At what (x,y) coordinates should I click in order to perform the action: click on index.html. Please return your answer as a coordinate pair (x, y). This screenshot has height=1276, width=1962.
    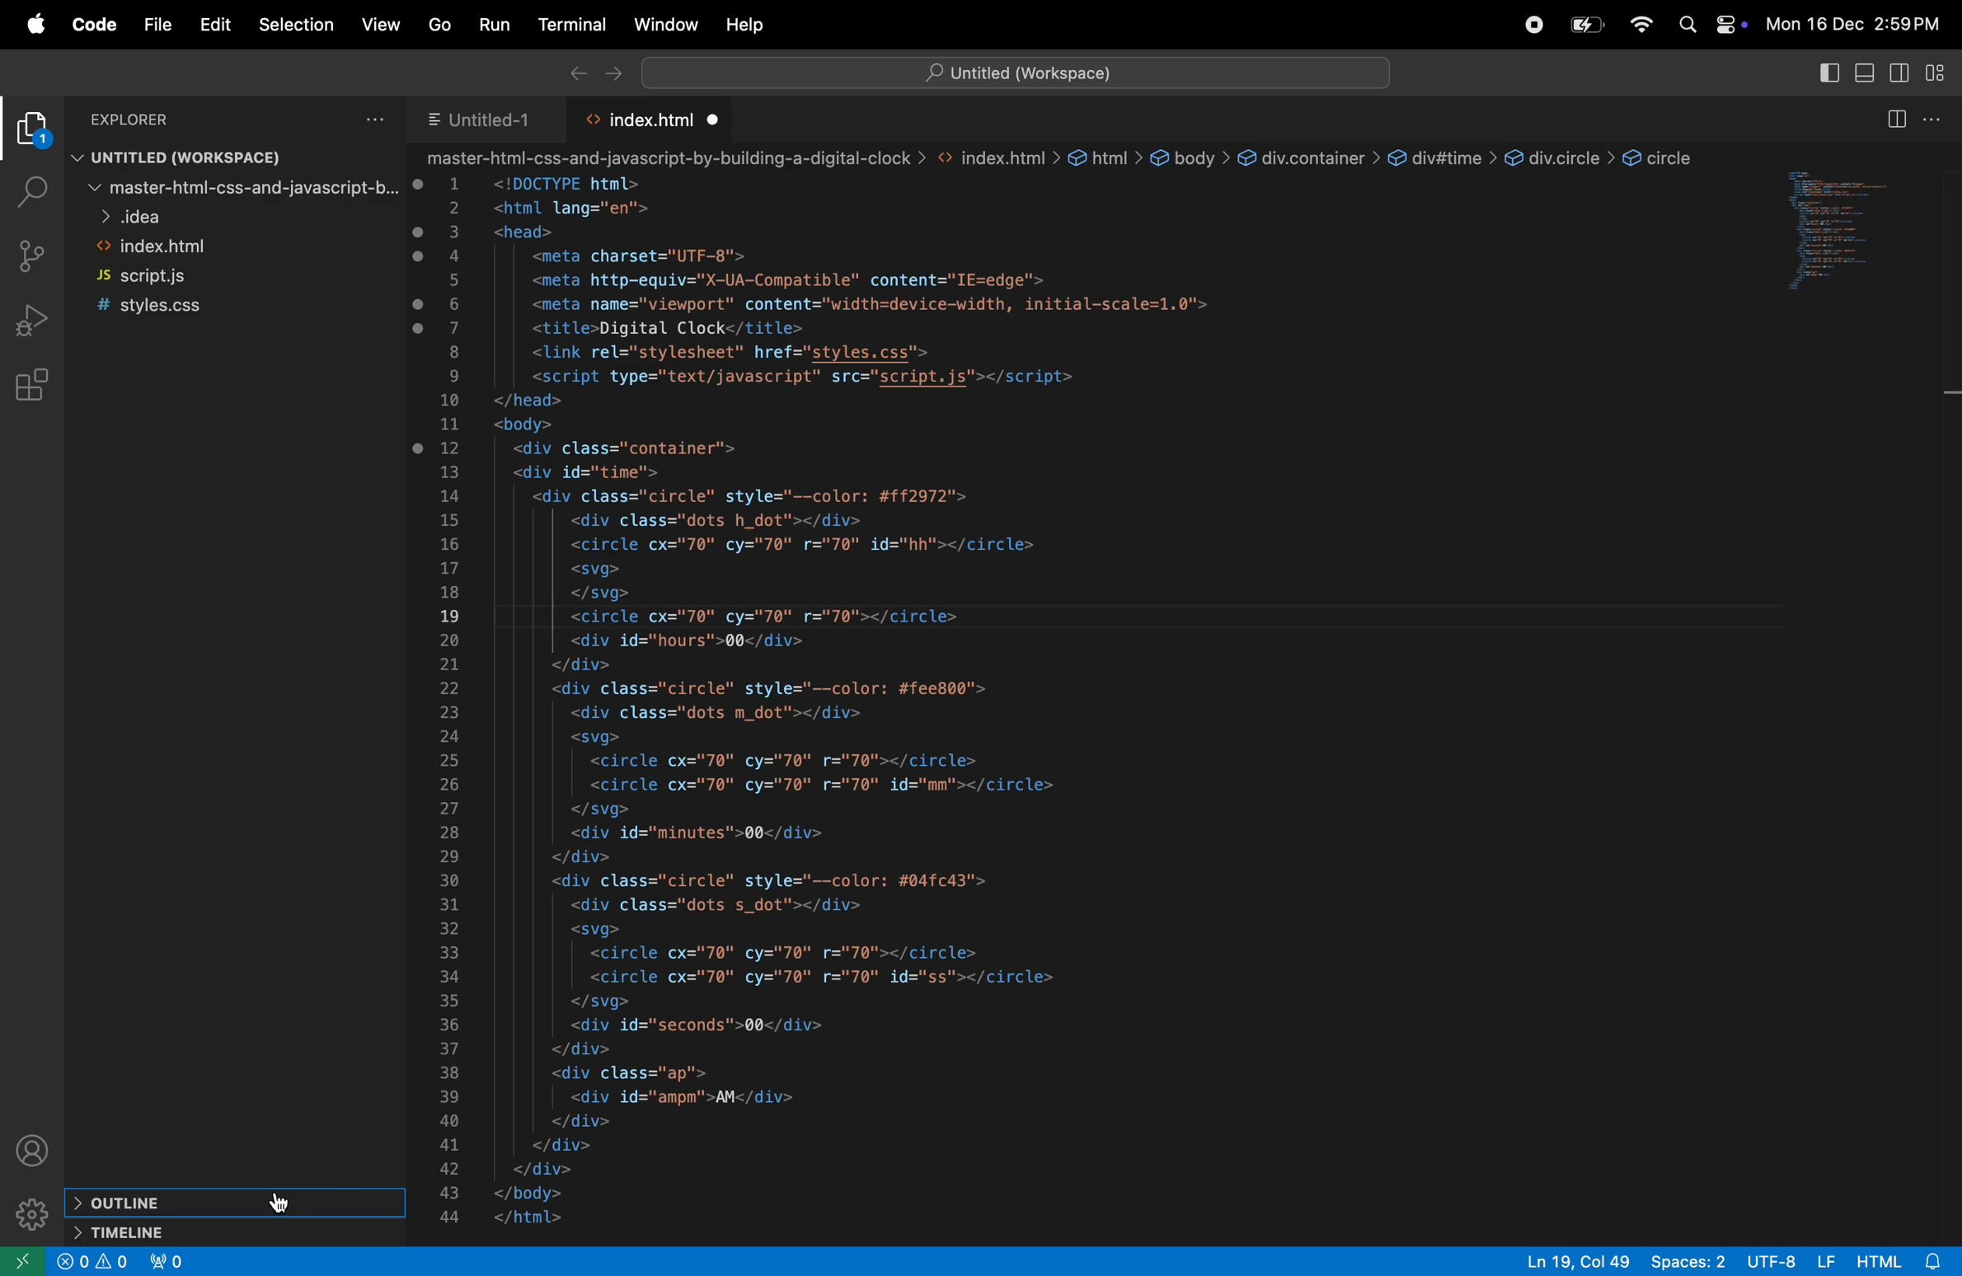
    Looking at the image, I should click on (211, 245).